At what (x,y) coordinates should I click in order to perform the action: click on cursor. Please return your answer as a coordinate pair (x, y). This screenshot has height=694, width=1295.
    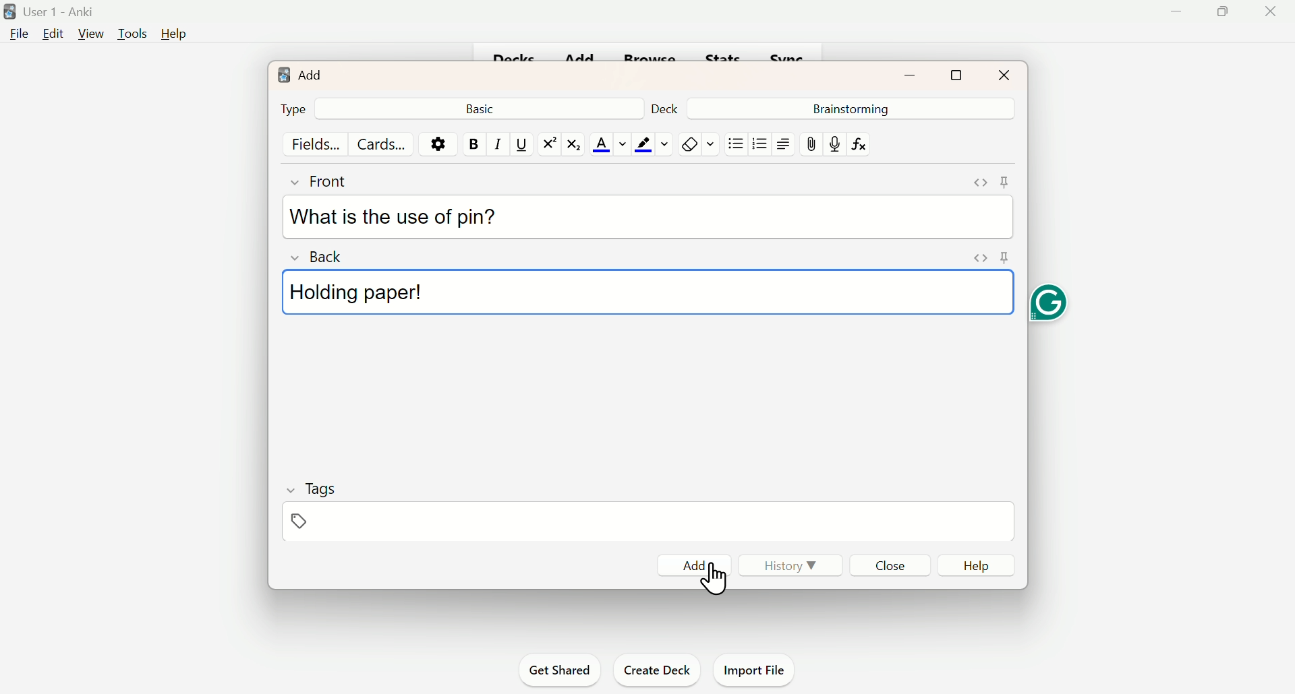
    Looking at the image, I should click on (715, 581).